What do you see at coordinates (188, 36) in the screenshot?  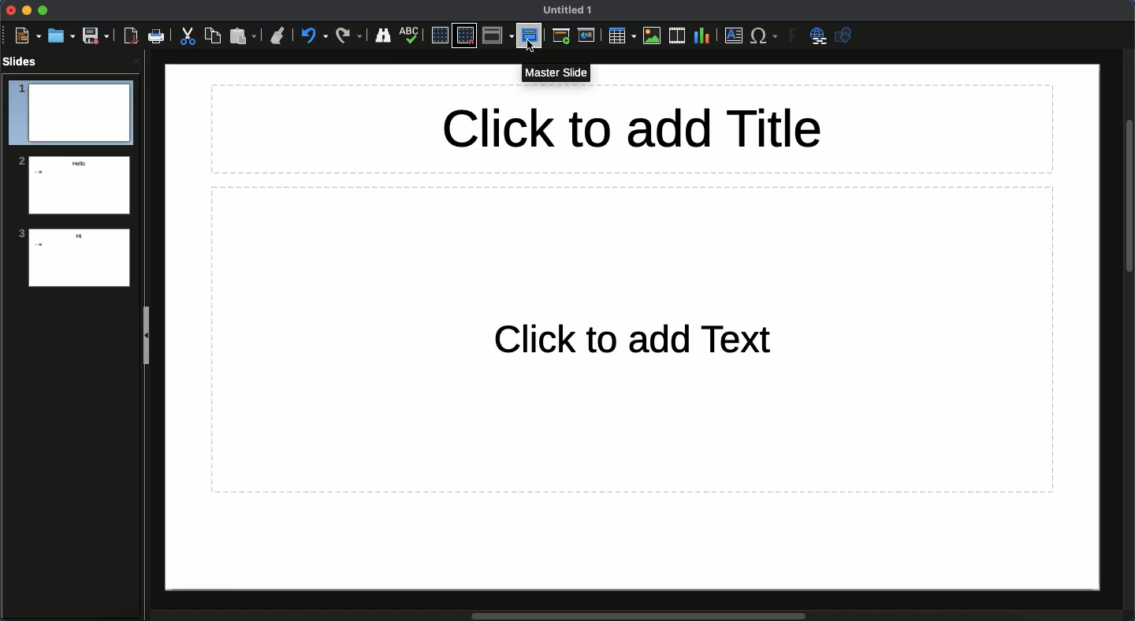 I see `Cut` at bounding box center [188, 36].